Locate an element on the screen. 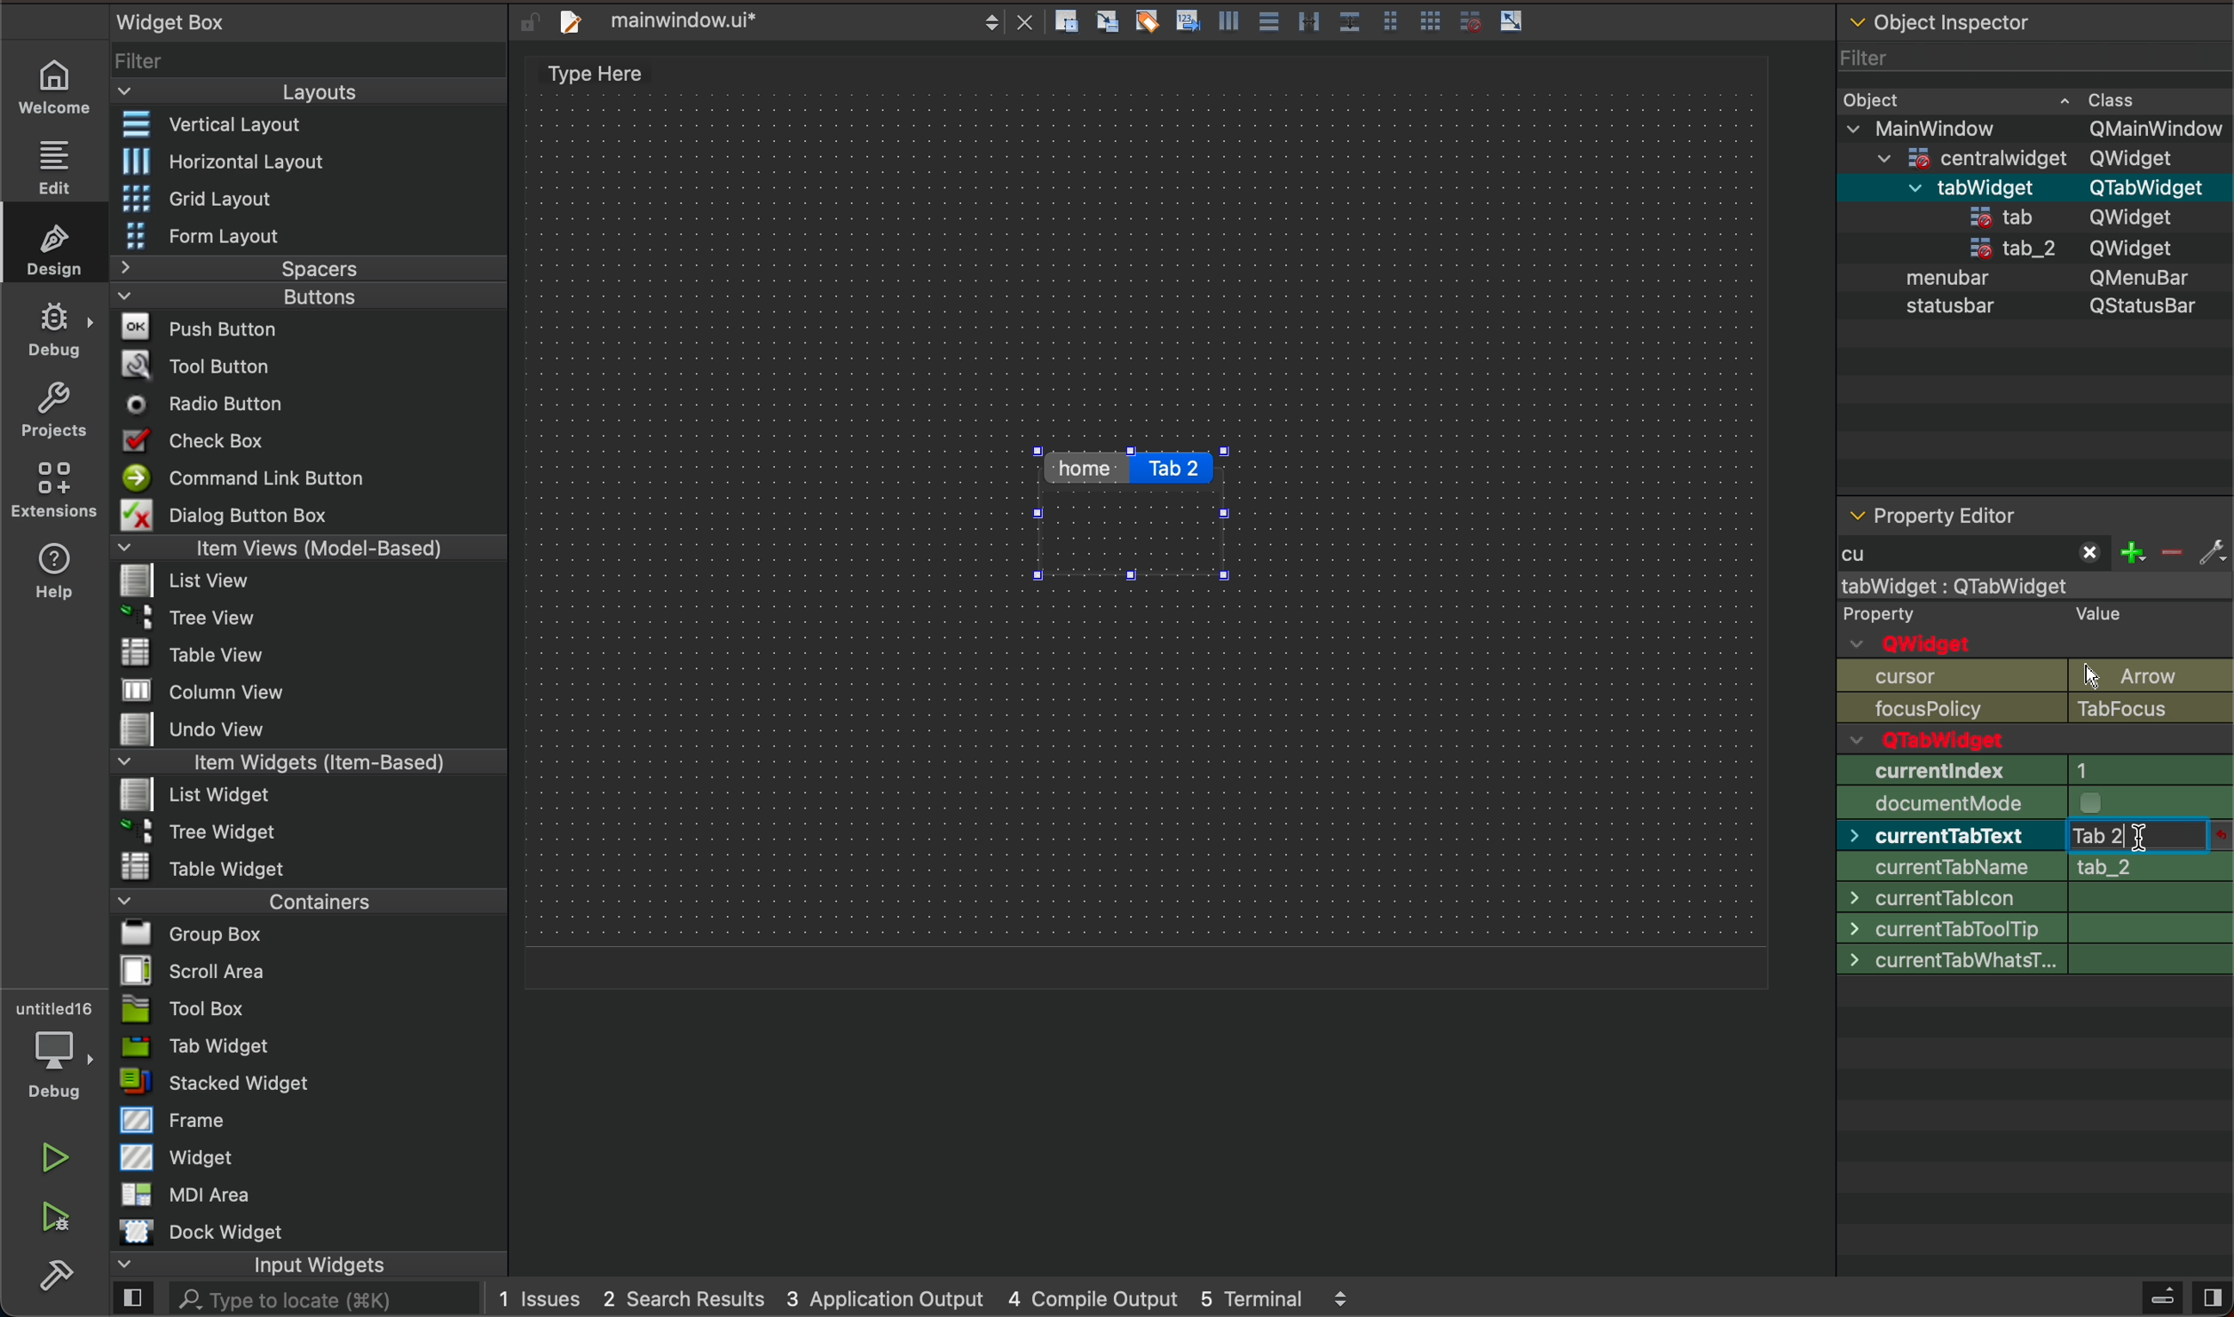 The image size is (2234, 1317). typed cu is located at coordinates (1972, 555).